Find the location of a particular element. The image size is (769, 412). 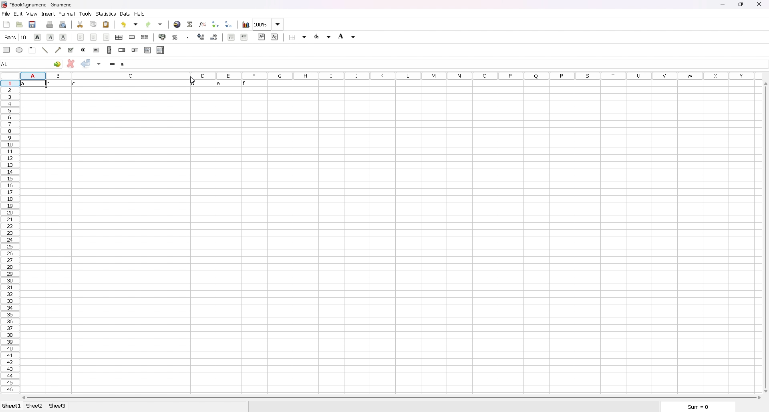

sum is located at coordinates (696, 406).